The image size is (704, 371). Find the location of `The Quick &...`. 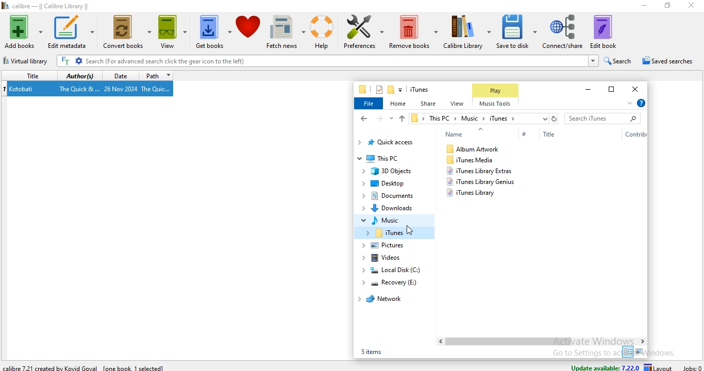

The Quick &... is located at coordinates (78, 89).